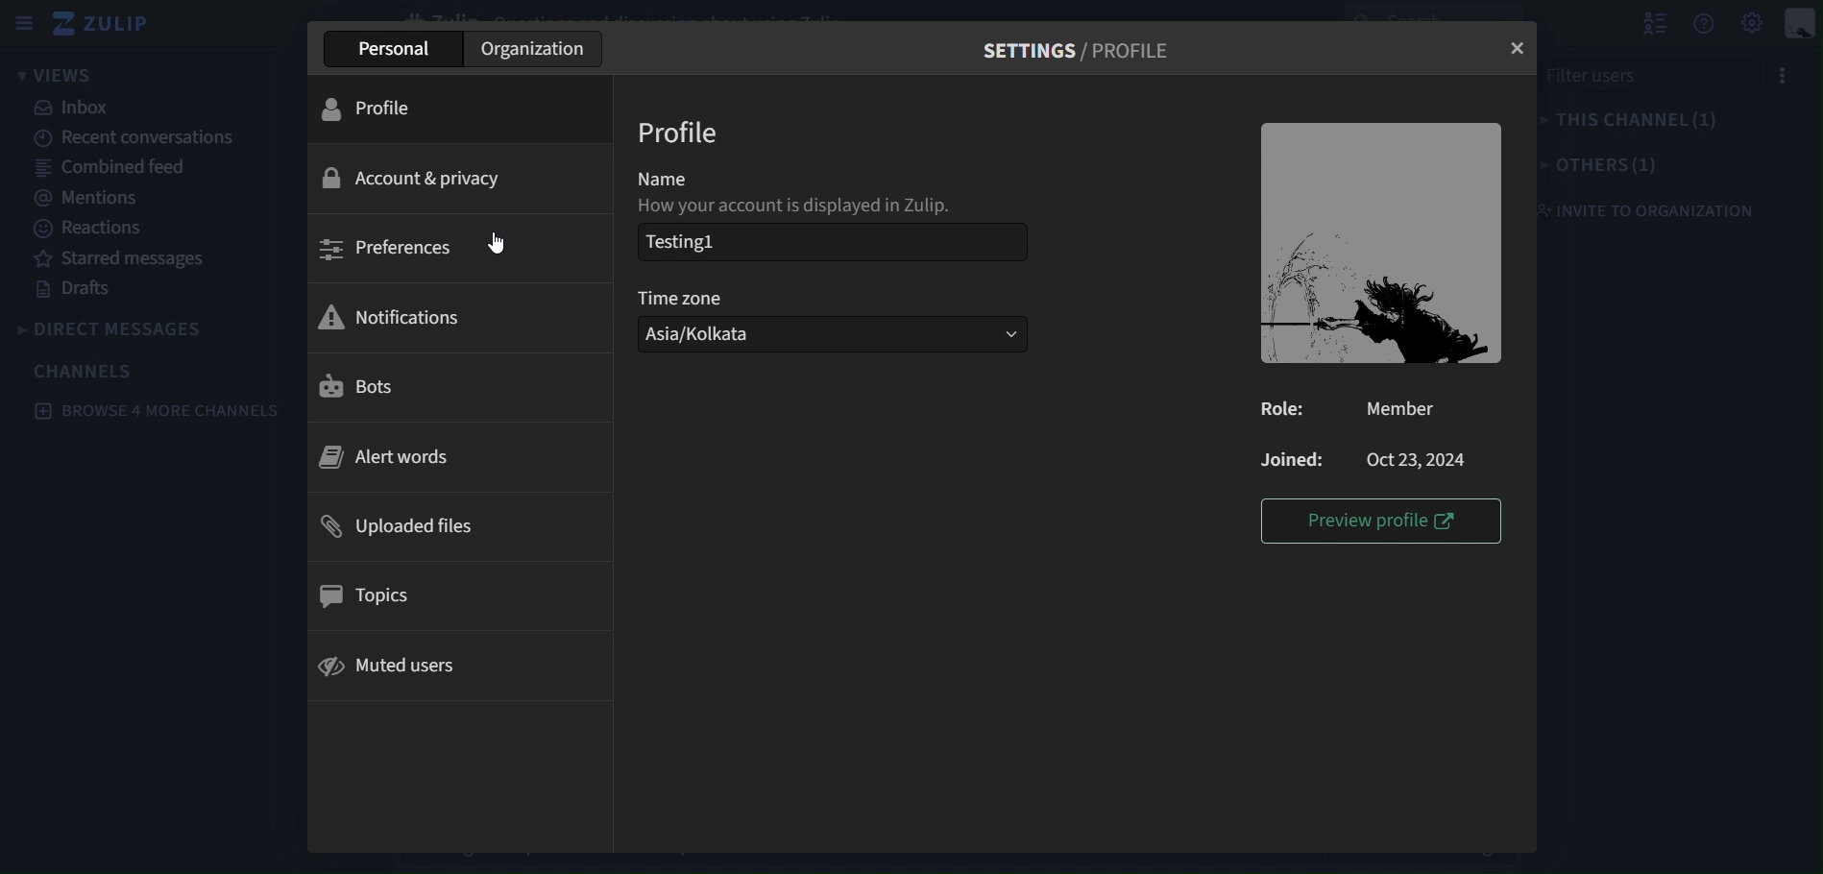 The width and height of the screenshot is (1823, 874). Describe the element at coordinates (835, 241) in the screenshot. I see `testing1` at that location.